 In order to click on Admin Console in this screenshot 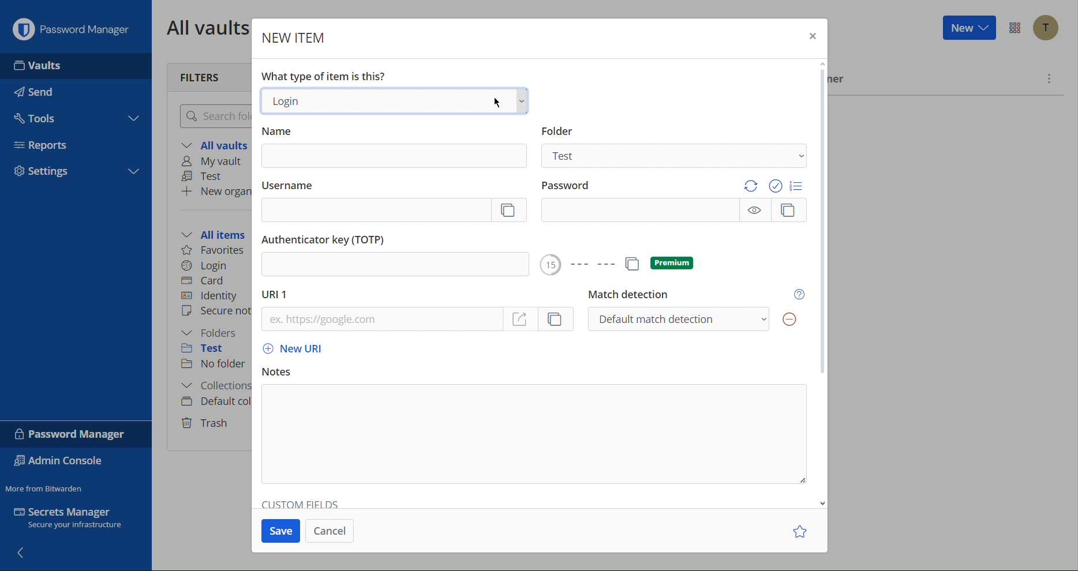, I will do `click(58, 462)`.